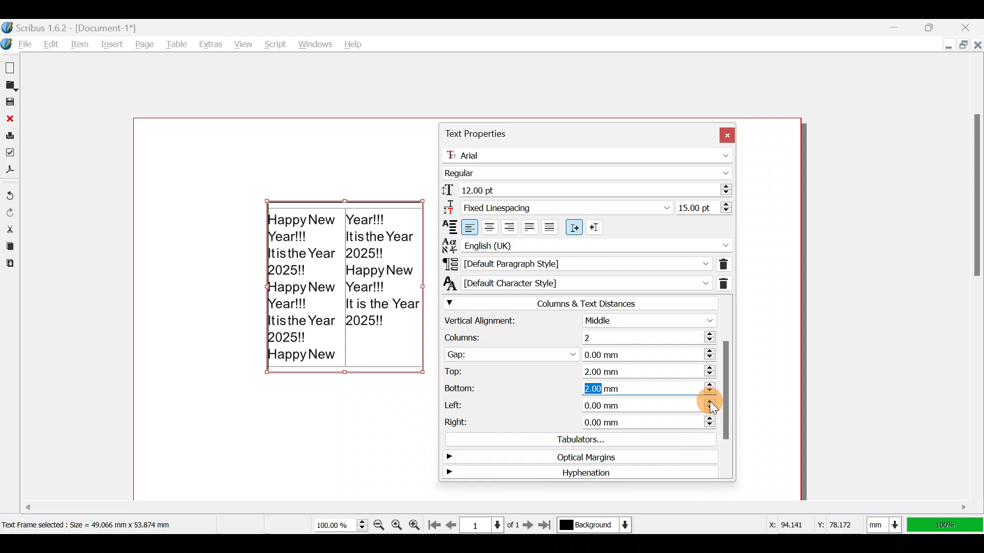 The height and width of the screenshot is (553, 984). Describe the element at coordinates (11, 86) in the screenshot. I see `Open` at that location.